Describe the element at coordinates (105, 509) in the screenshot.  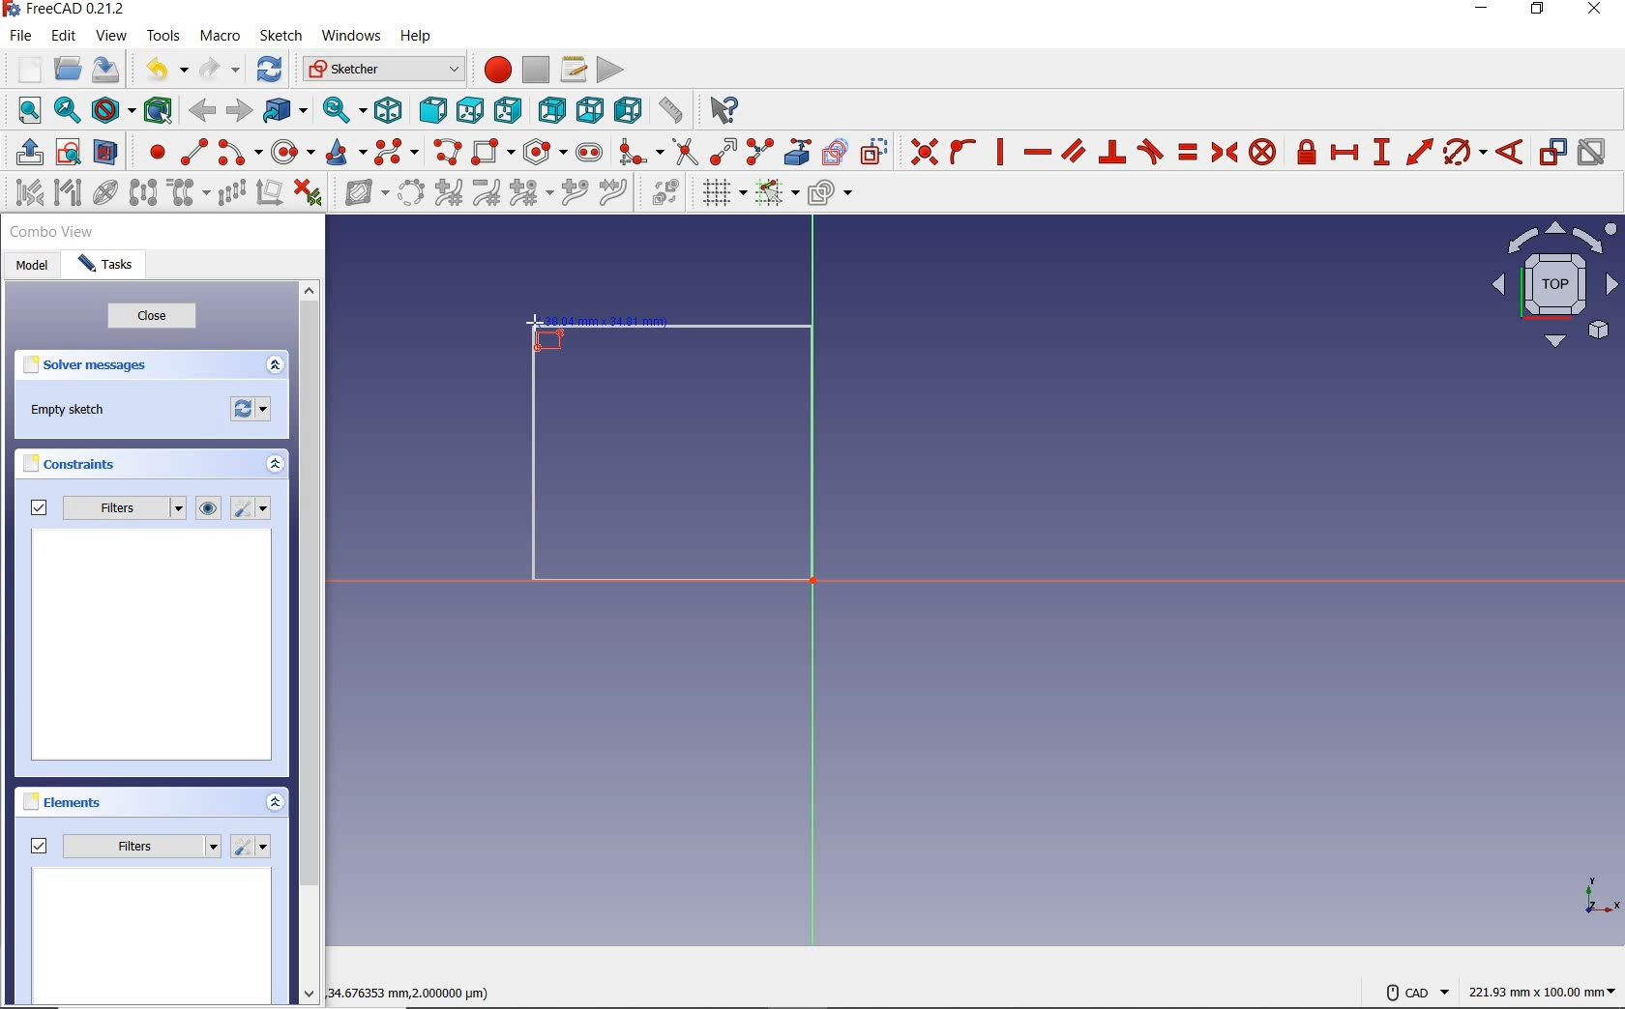
I see `filters` at that location.